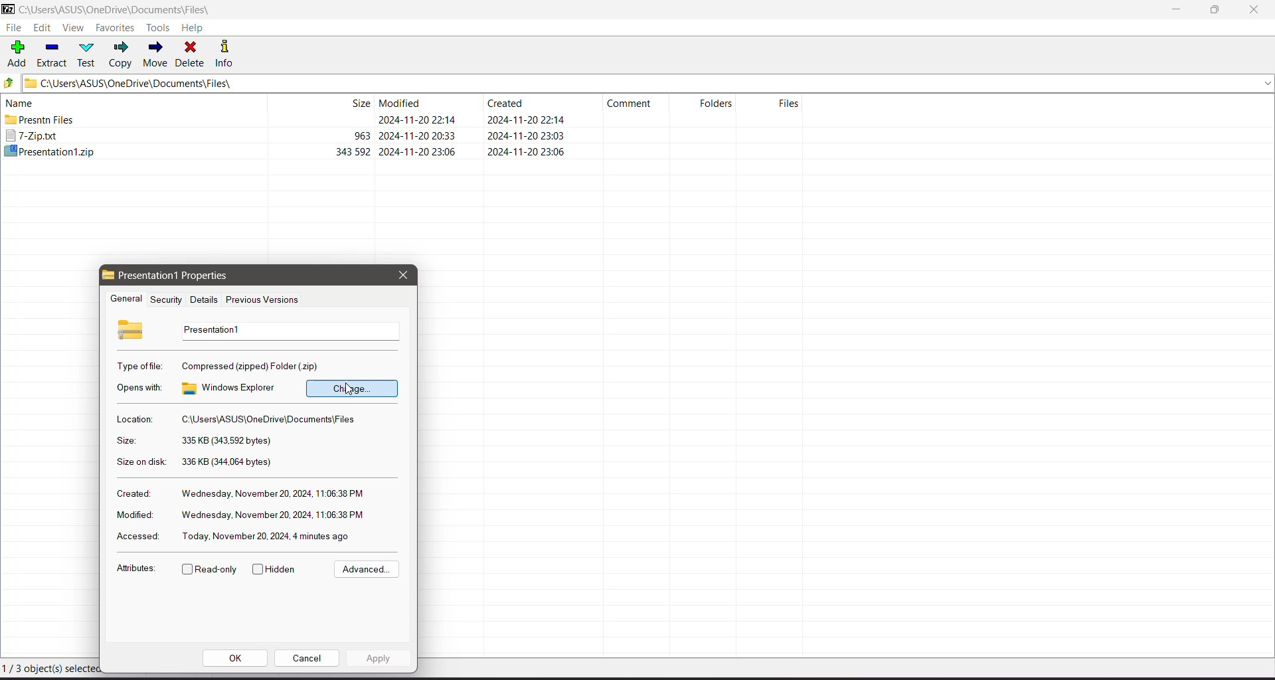 Image resolution: width=1275 pixels, height=680 pixels. Describe the element at coordinates (135, 570) in the screenshot. I see `Attributes` at that location.